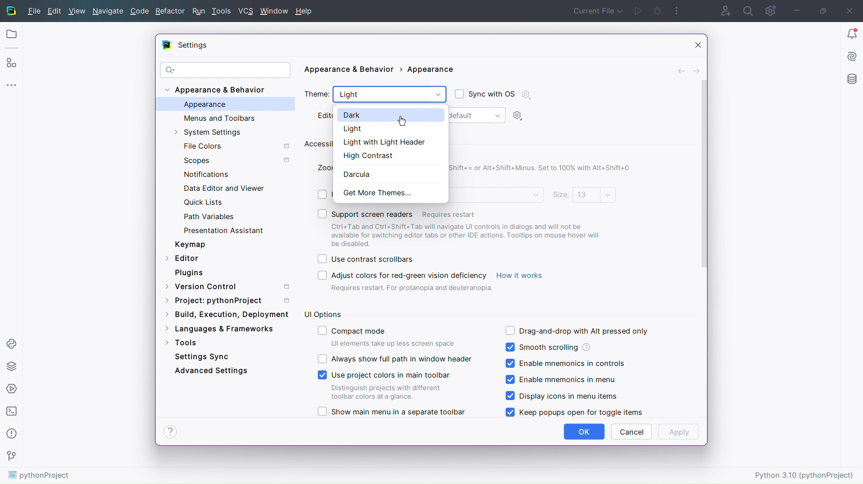  What do you see at coordinates (12, 388) in the screenshot?
I see `Services` at bounding box center [12, 388].